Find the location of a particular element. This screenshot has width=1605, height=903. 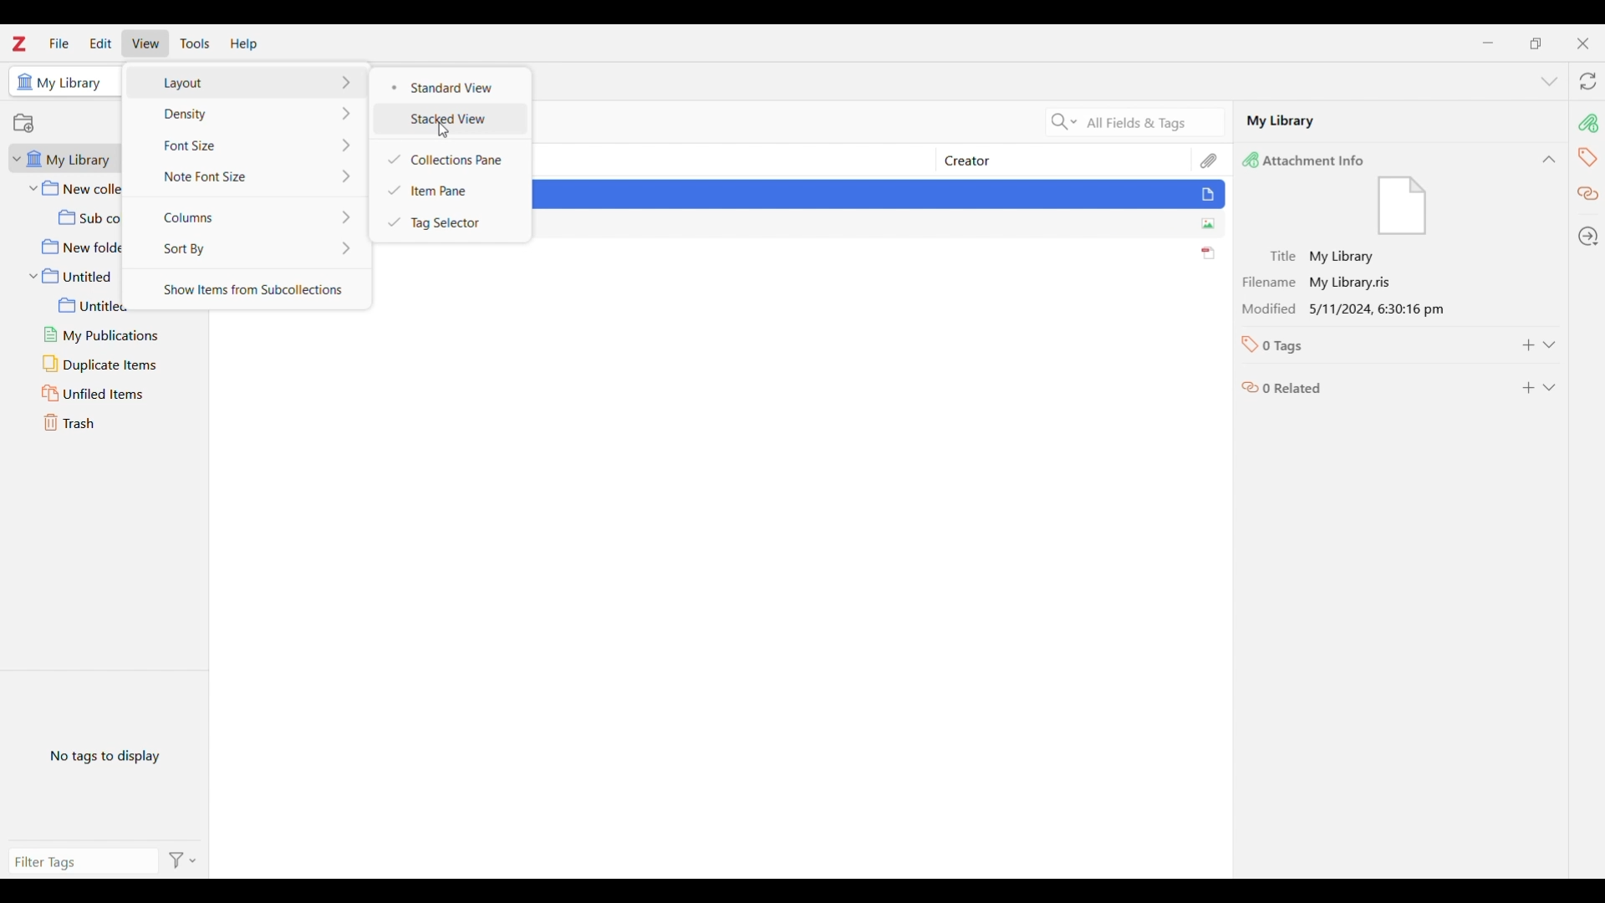

Filename of selected file is located at coordinates (1312, 282).